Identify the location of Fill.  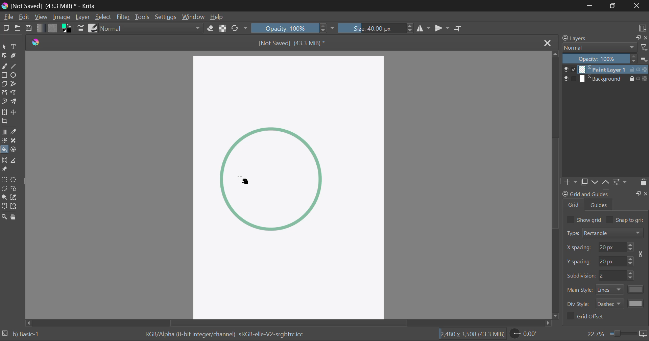
(4, 150).